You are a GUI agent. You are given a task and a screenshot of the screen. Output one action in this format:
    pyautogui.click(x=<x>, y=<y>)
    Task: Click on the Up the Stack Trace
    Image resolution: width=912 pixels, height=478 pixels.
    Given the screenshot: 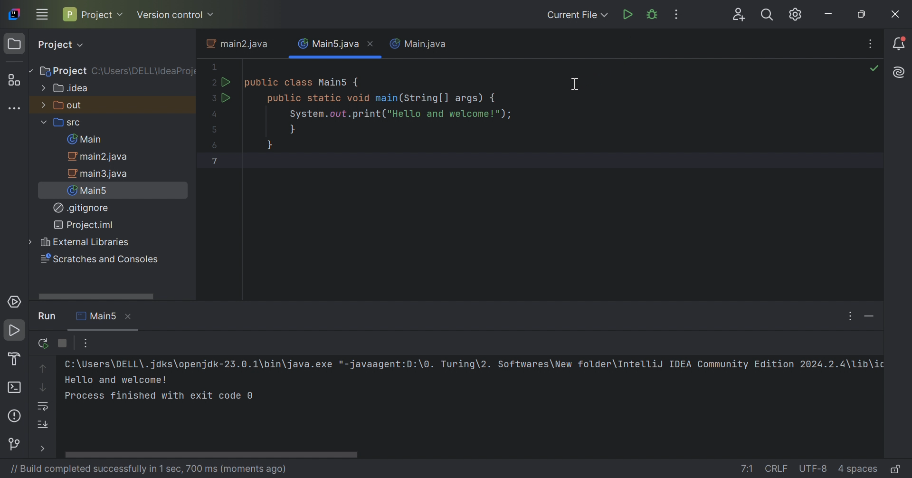 What is the action you would take?
    pyautogui.click(x=45, y=368)
    